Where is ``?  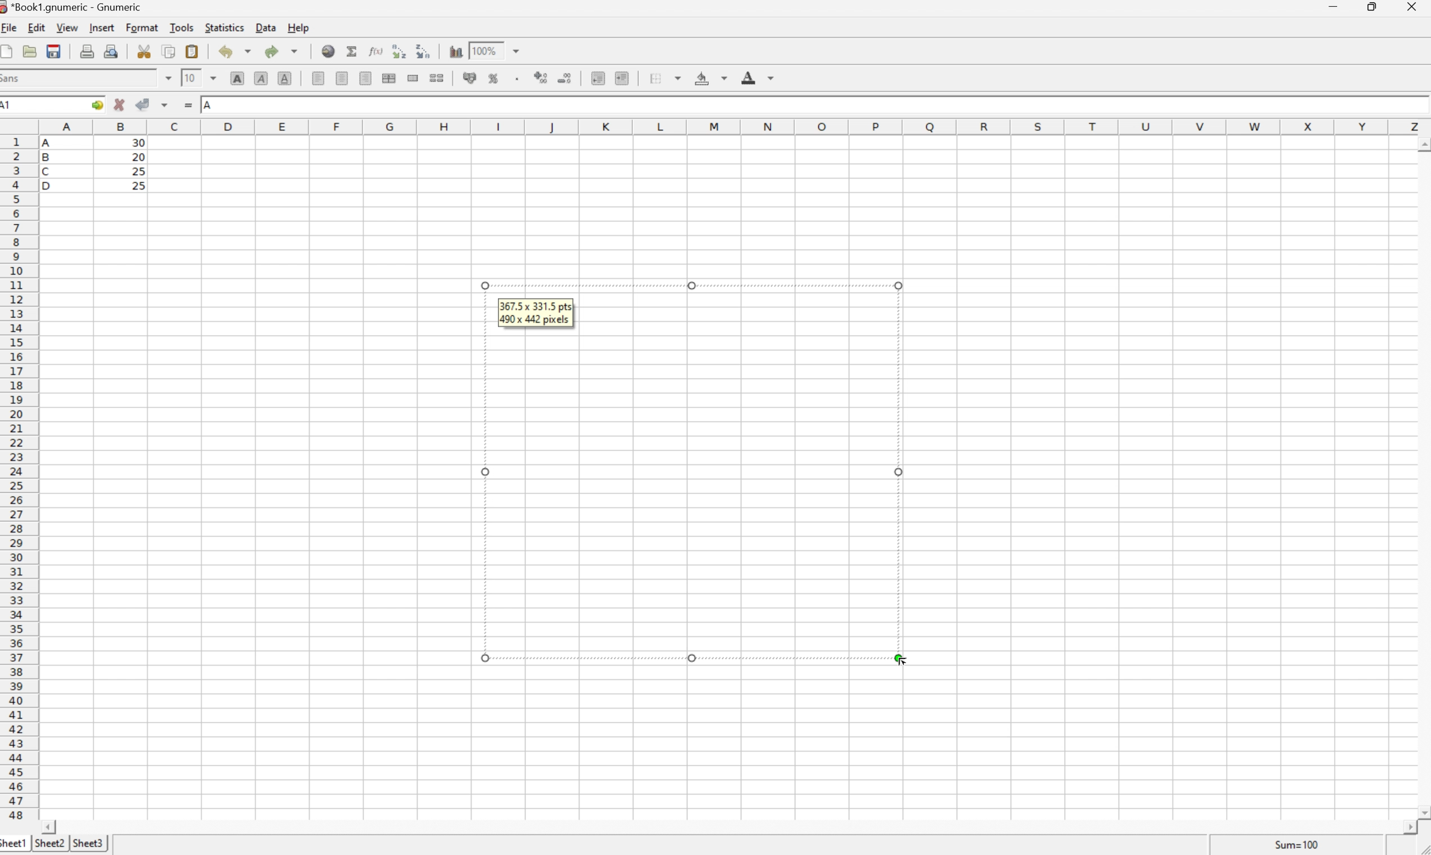
 is located at coordinates (485, 286).